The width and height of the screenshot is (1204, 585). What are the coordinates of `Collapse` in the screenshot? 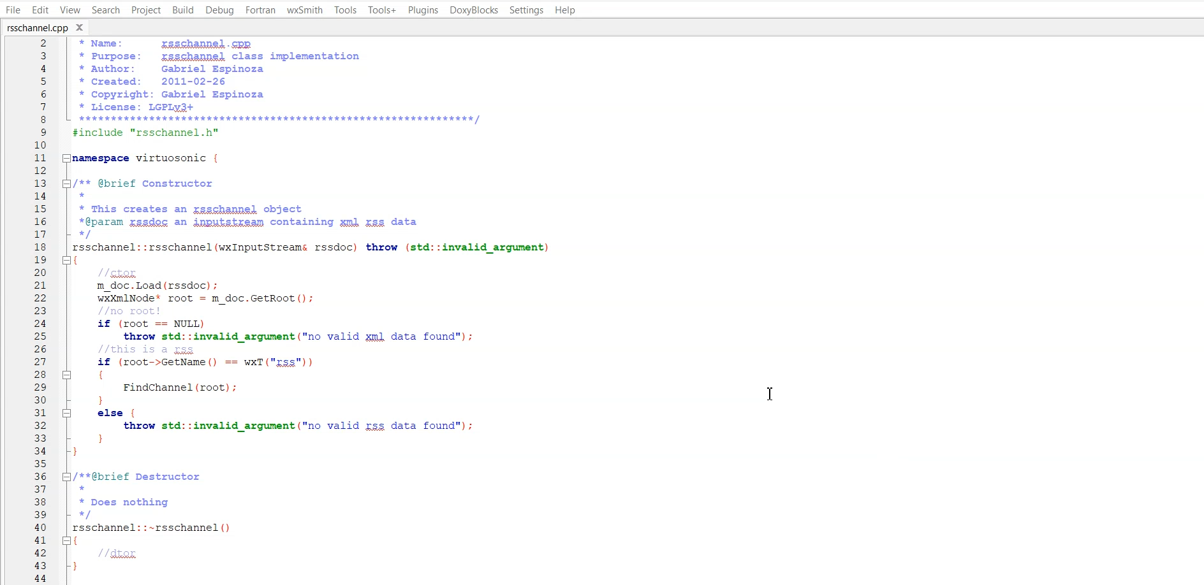 It's located at (66, 375).